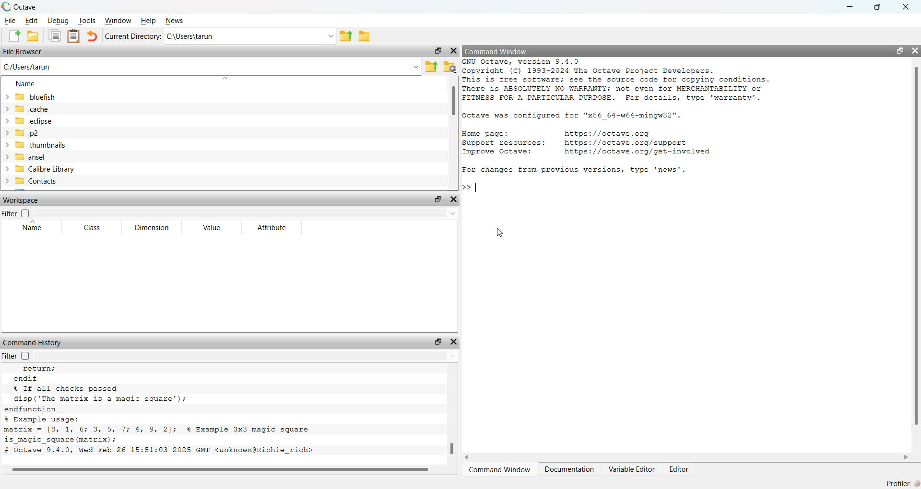  What do you see at coordinates (680, 469) in the screenshot?
I see `Editor` at bounding box center [680, 469].